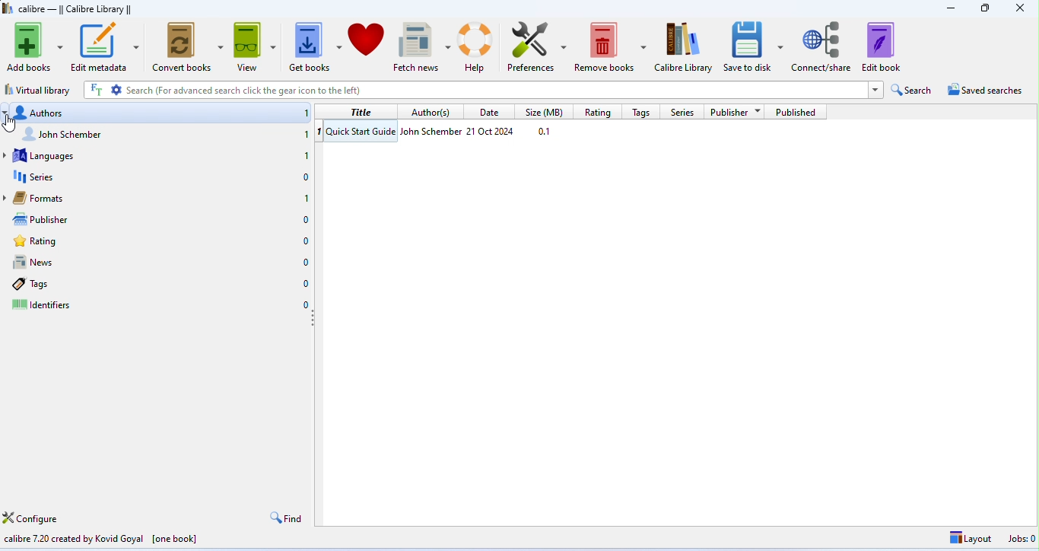 The width and height of the screenshot is (1039, 551). What do you see at coordinates (7, 198) in the screenshot?
I see `expand formats` at bounding box center [7, 198].